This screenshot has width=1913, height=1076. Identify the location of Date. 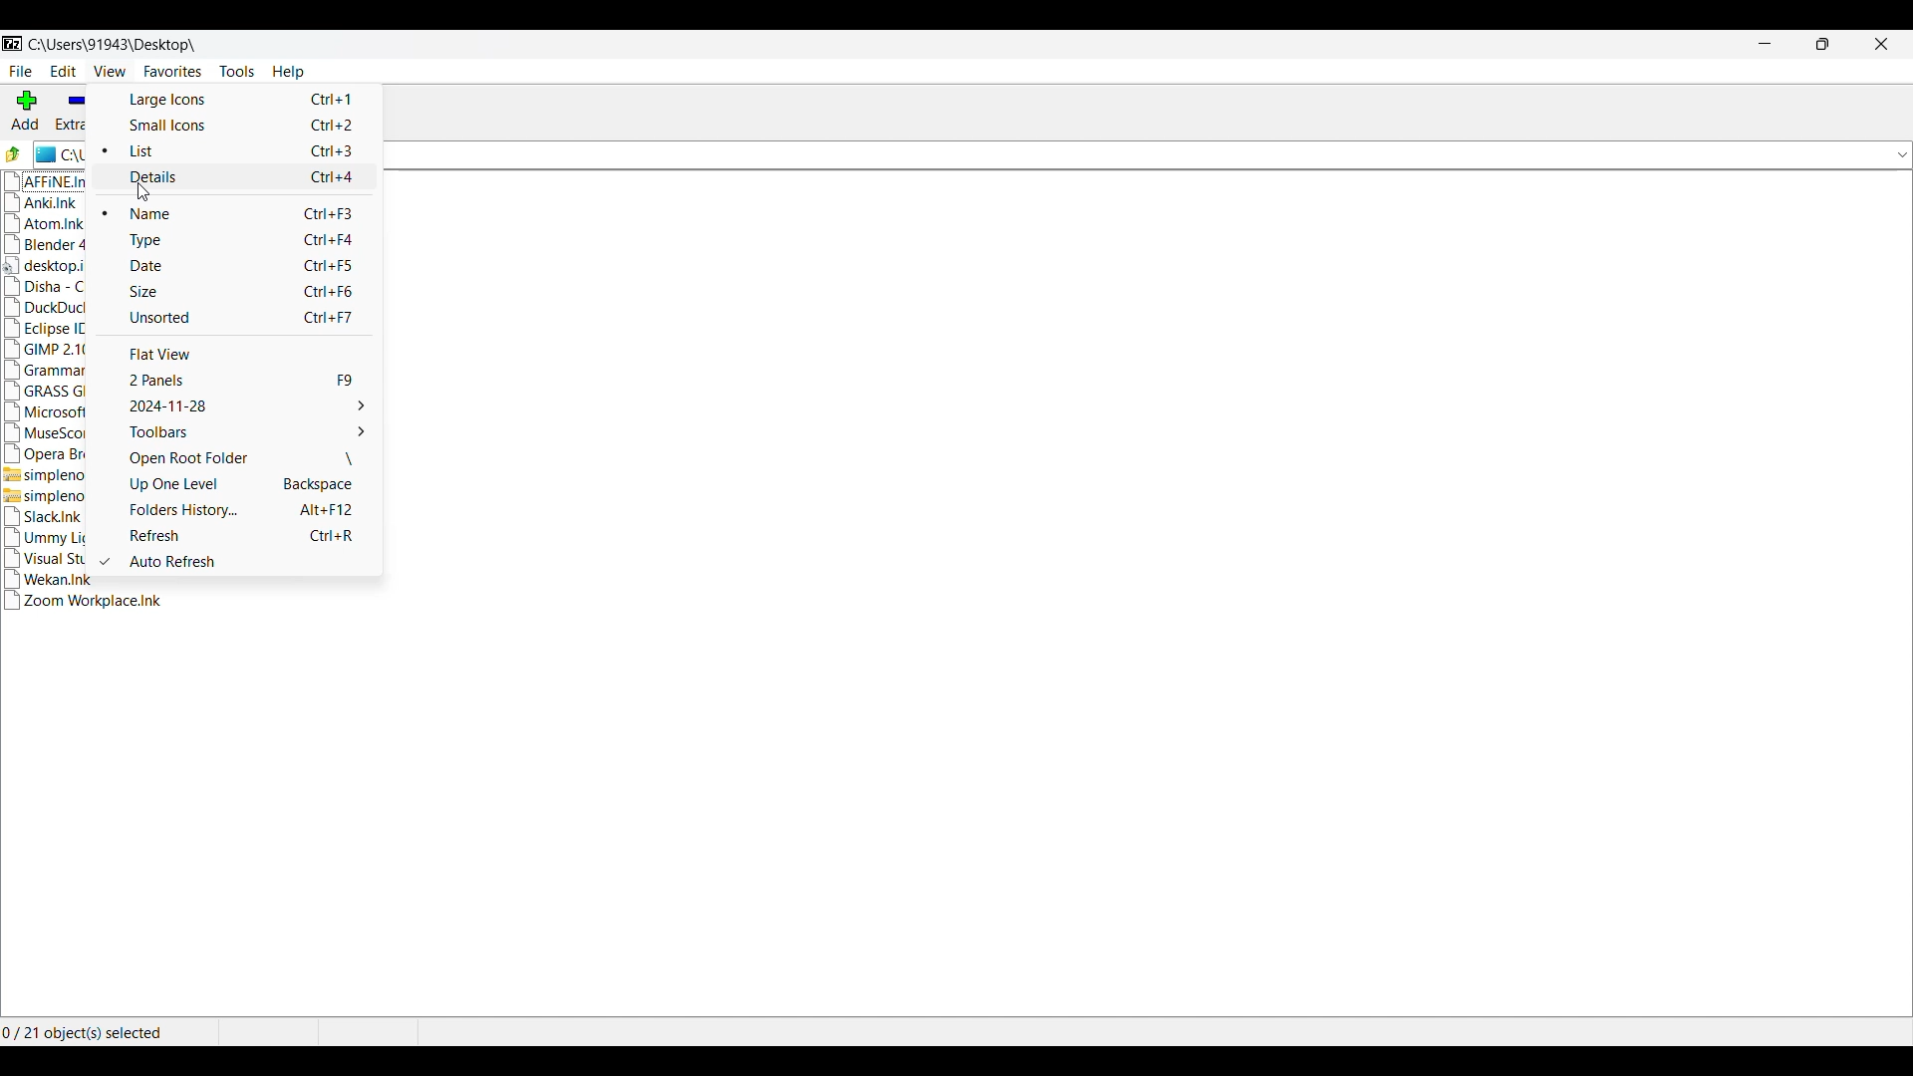
(248, 265).